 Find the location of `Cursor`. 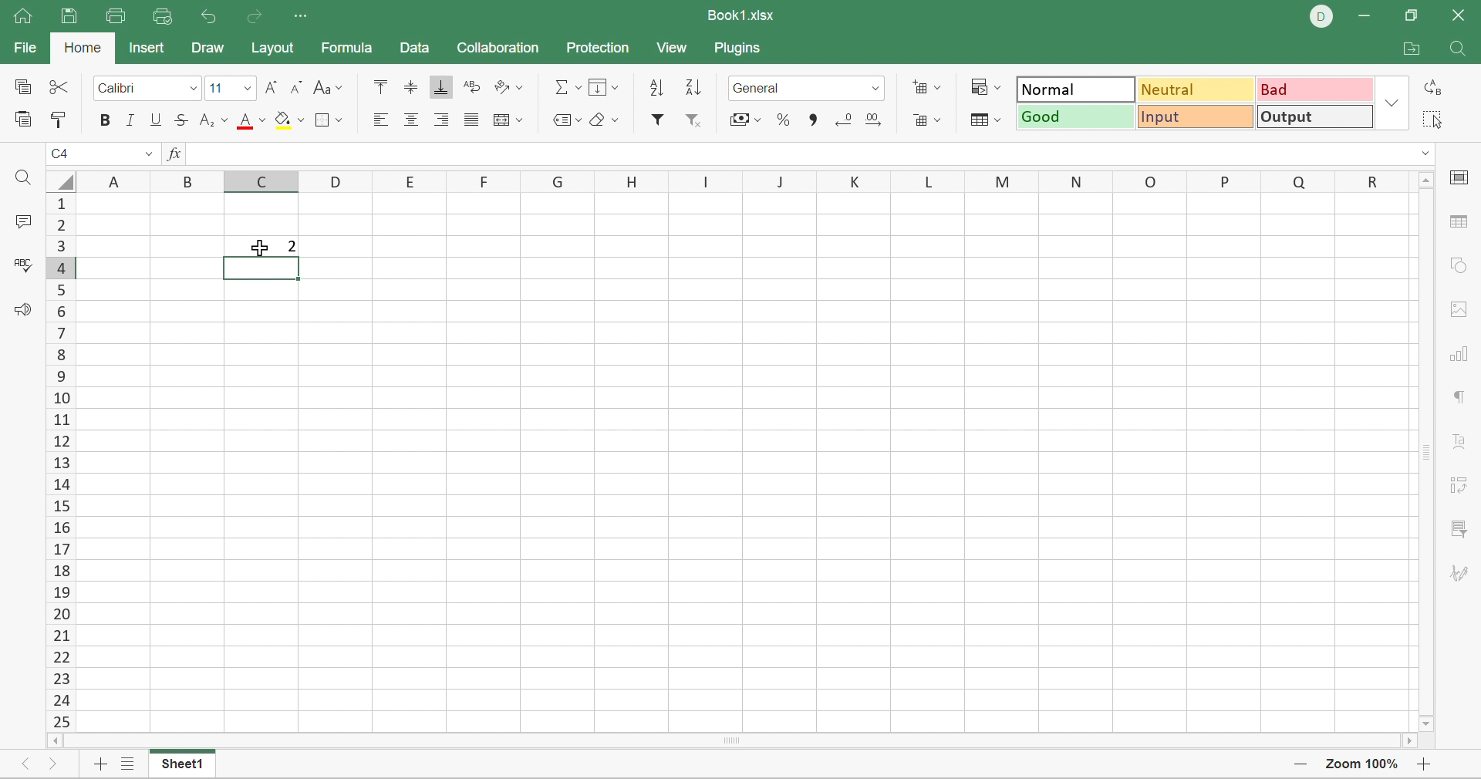

Cursor is located at coordinates (260, 248).